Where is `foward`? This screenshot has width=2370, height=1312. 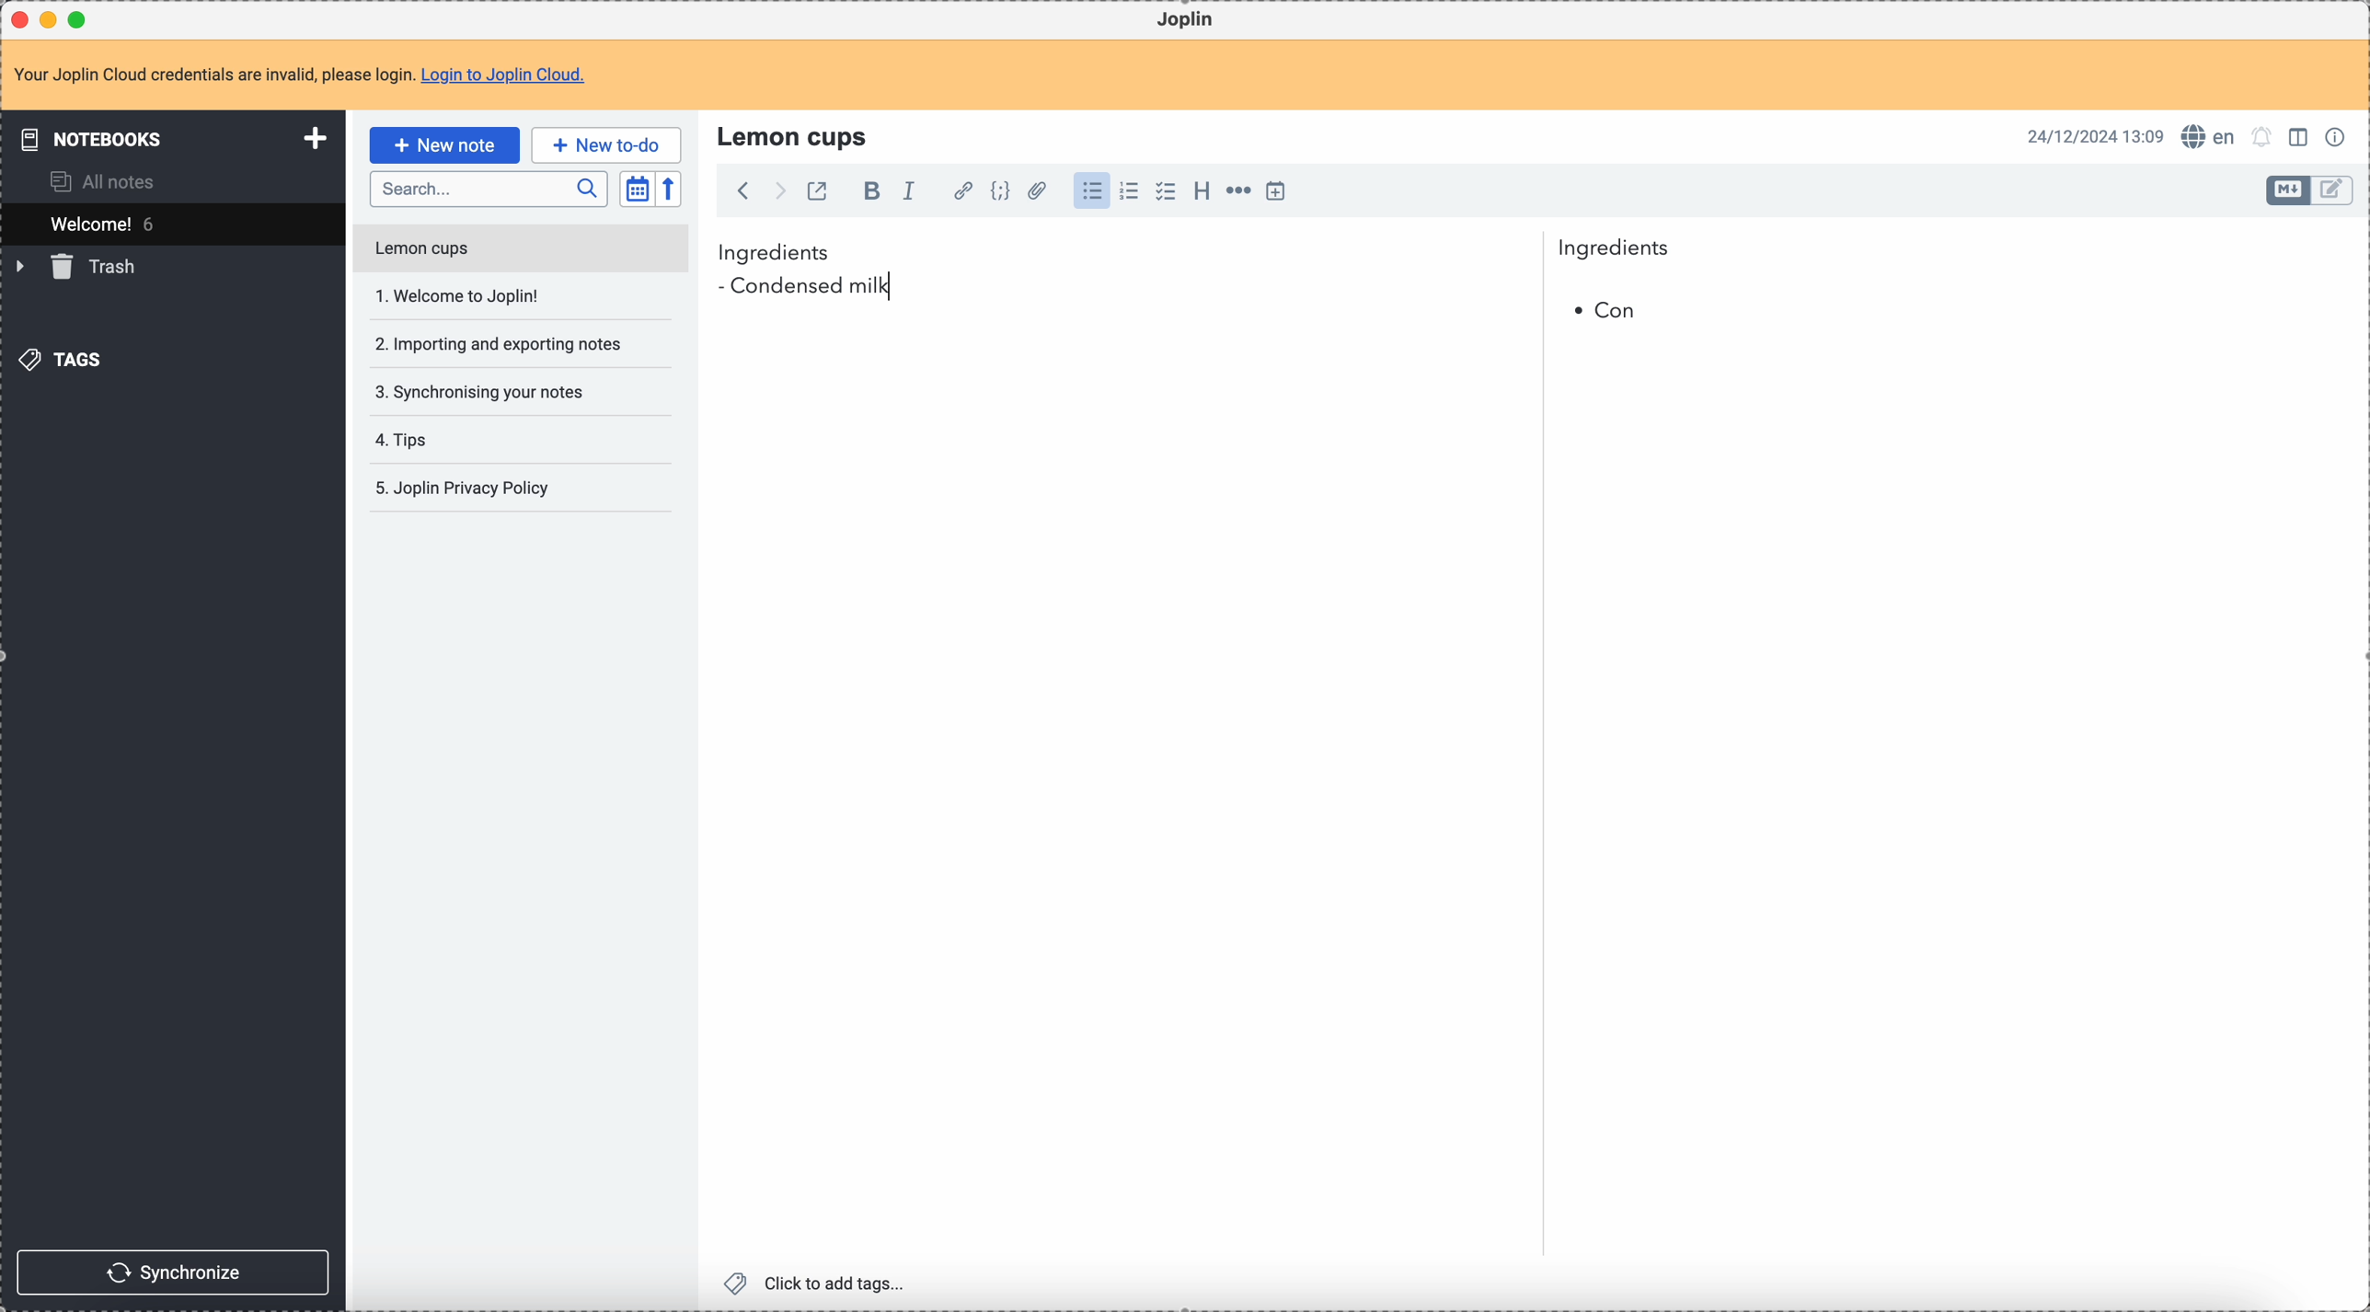
foward is located at coordinates (777, 191).